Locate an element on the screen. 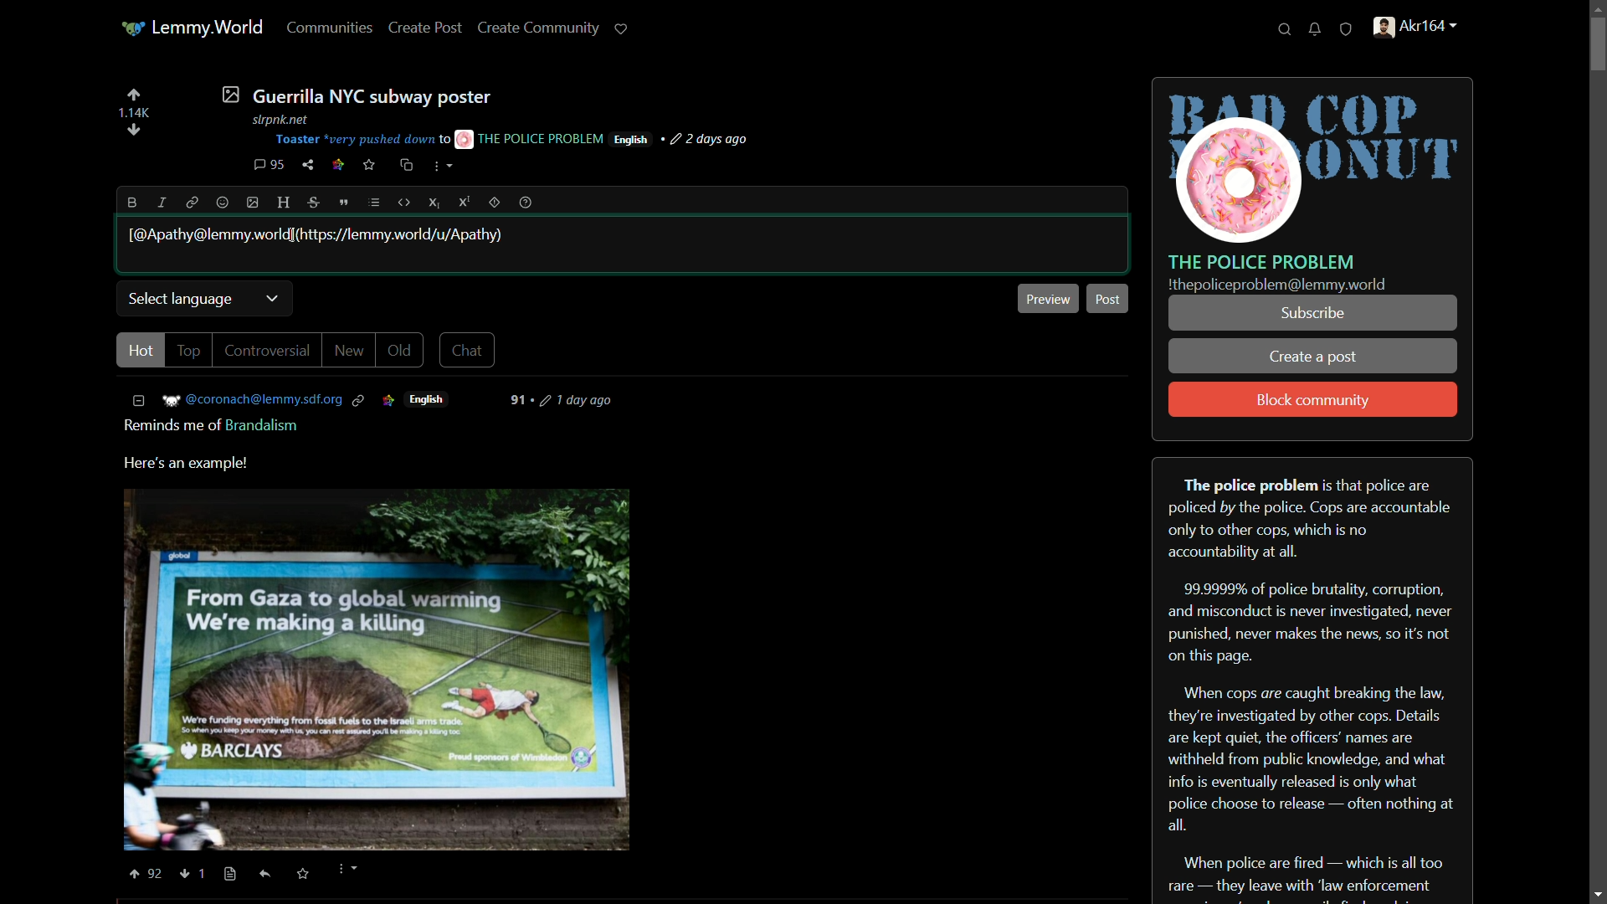 The height and width of the screenshot is (904, 1607). ‘@coronach@lemmy.sdf.org is located at coordinates (264, 399).